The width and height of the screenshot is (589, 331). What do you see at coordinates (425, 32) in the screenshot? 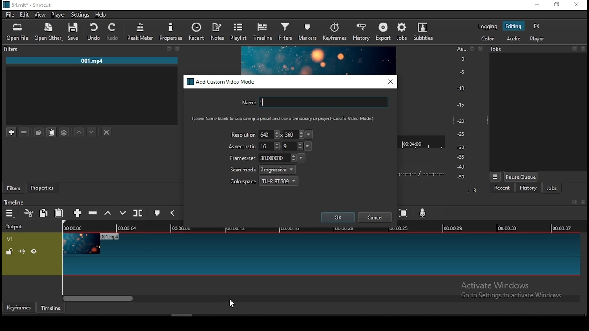
I see `subtitles` at bounding box center [425, 32].